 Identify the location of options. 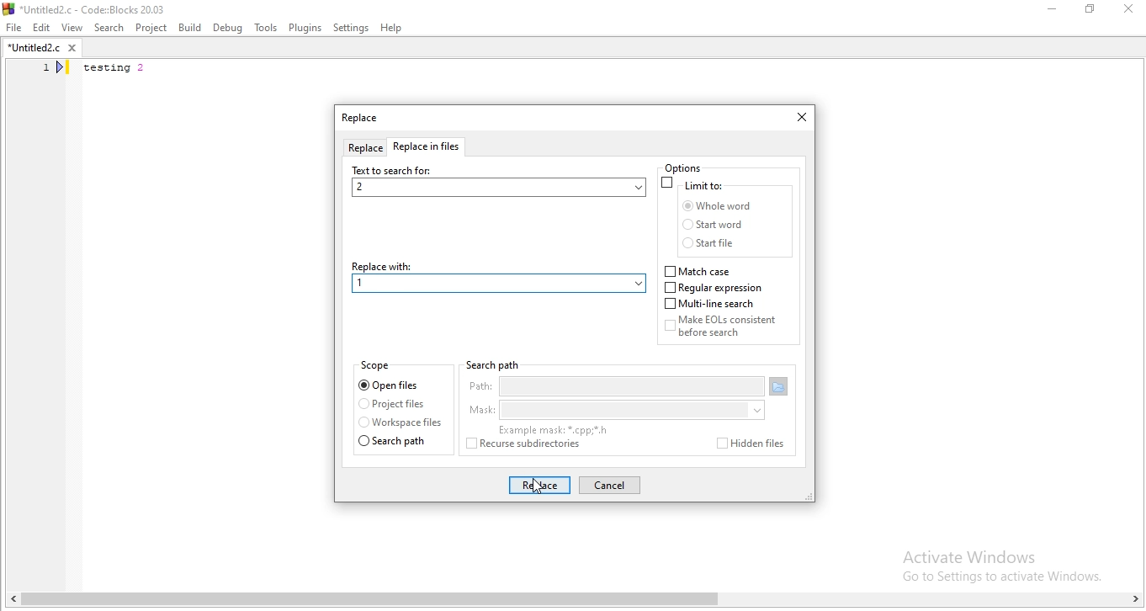
(693, 167).